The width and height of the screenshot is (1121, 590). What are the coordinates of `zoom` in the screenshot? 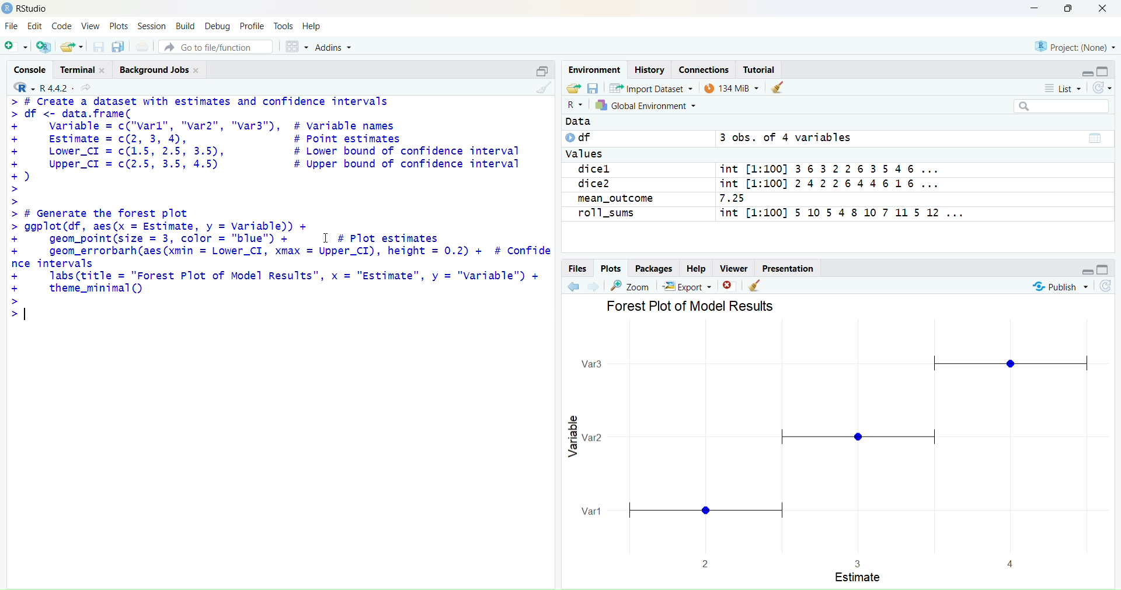 It's located at (629, 286).